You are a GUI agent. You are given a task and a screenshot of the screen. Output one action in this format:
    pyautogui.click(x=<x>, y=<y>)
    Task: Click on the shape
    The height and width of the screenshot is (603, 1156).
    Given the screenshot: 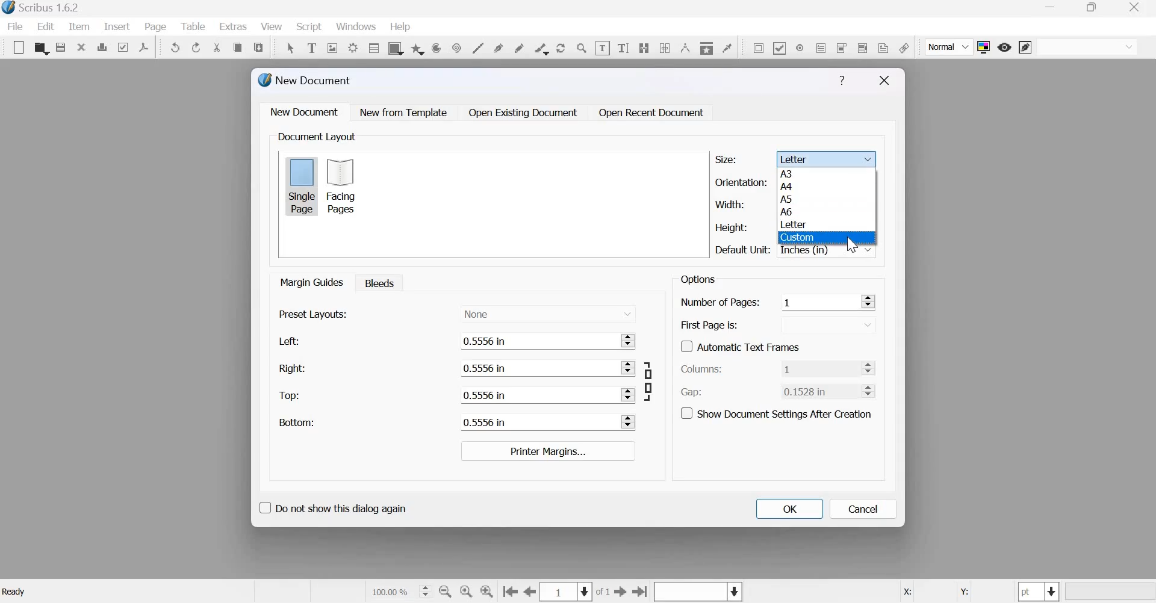 What is the action you would take?
    pyautogui.click(x=394, y=48)
    